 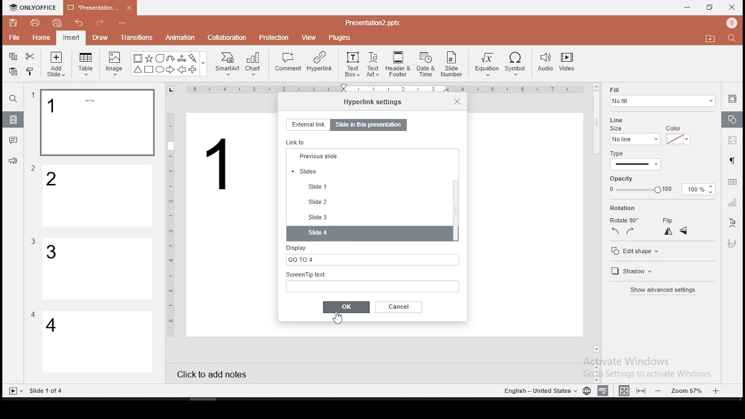 I want to click on , so click(x=220, y=165).